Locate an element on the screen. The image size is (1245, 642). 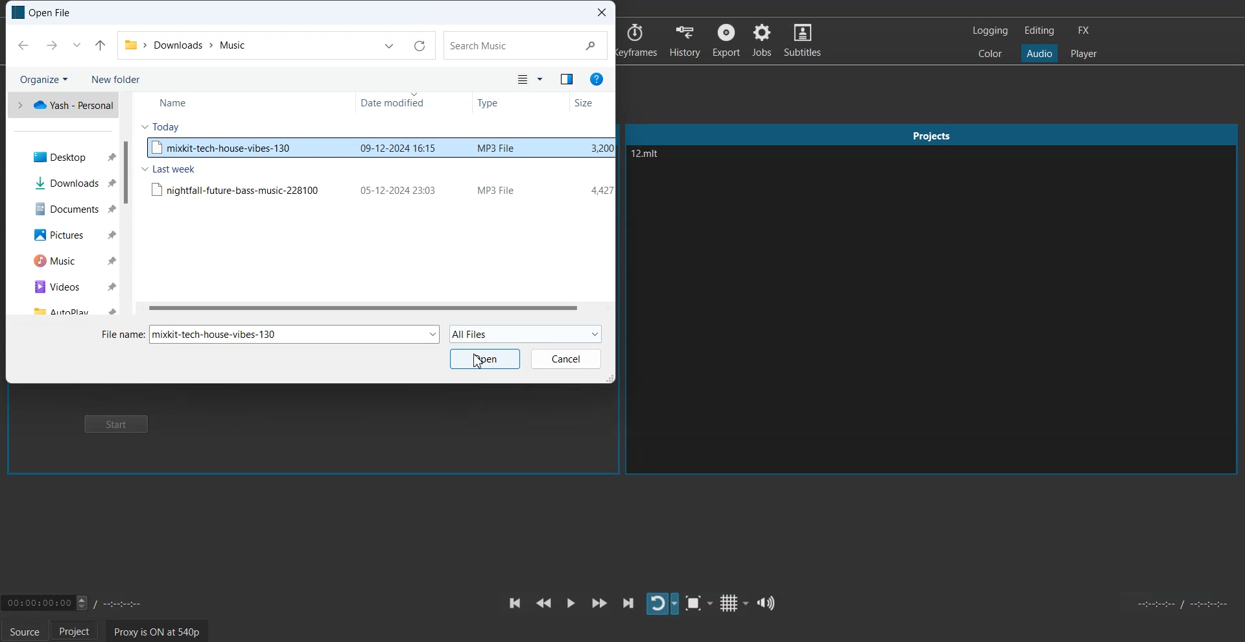
Go back is located at coordinates (23, 45).